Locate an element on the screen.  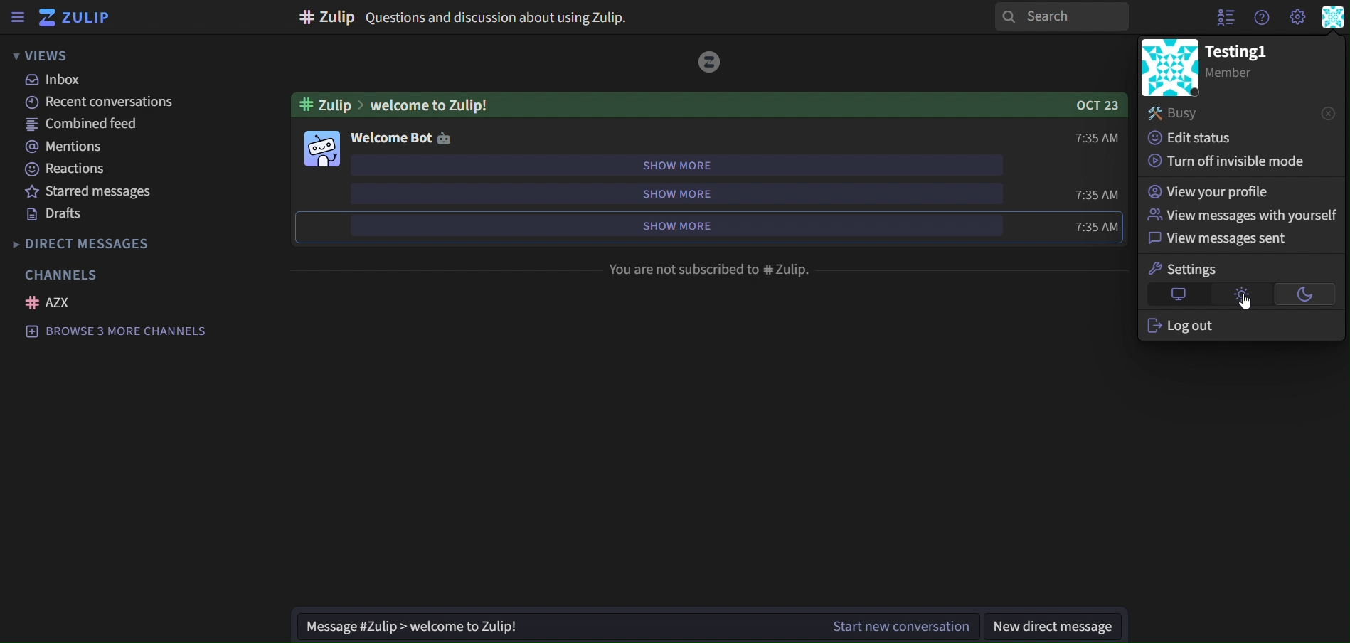
zulip is located at coordinates (74, 16).